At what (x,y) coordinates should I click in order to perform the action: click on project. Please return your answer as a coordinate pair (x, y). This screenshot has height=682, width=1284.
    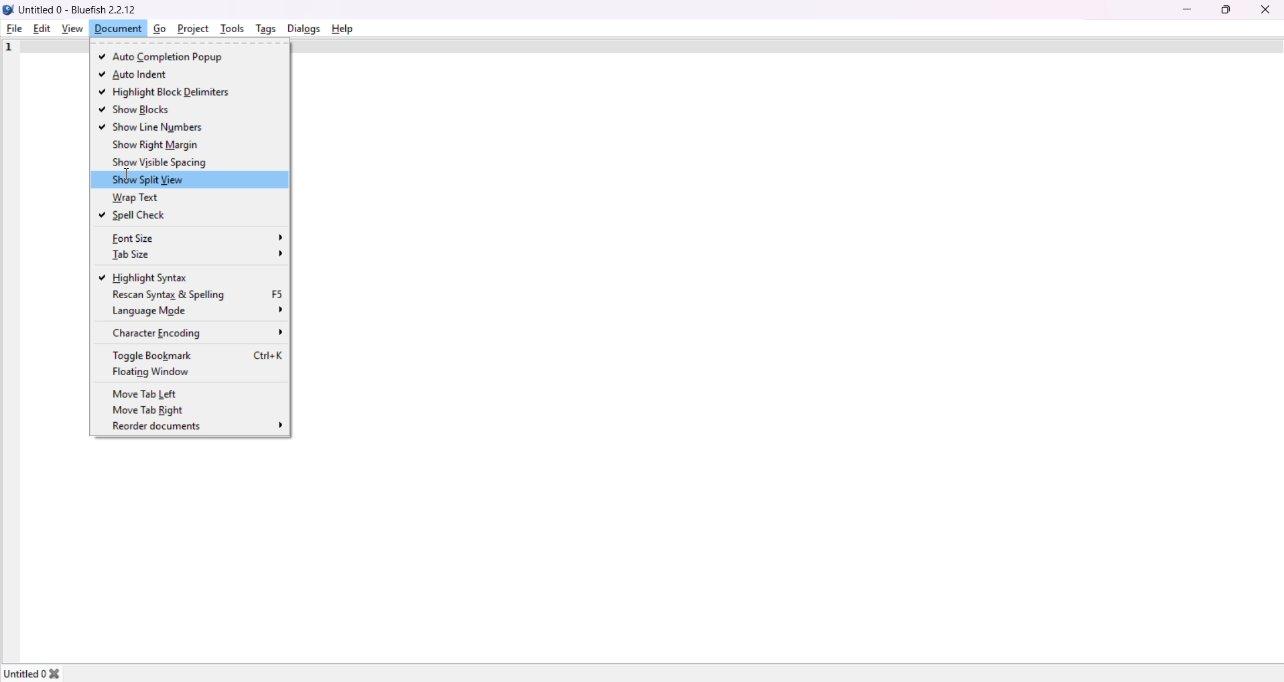
    Looking at the image, I should click on (192, 27).